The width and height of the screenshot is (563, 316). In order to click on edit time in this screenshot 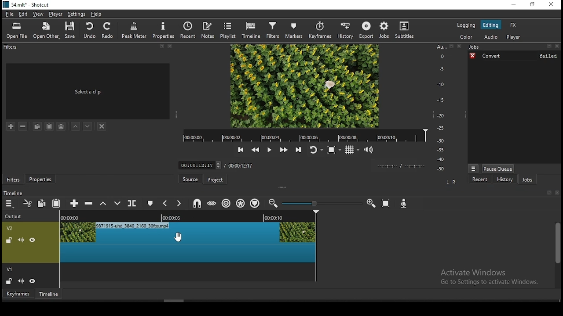, I will do `click(200, 165)`.